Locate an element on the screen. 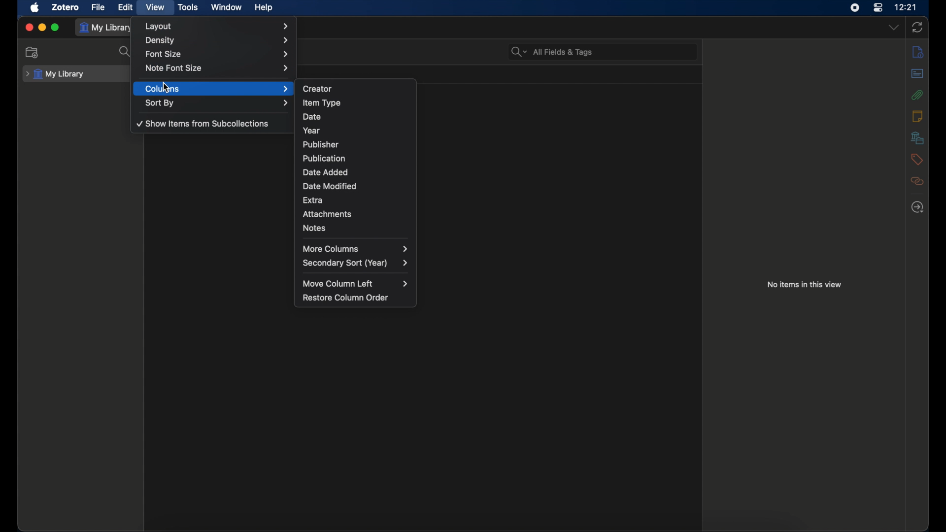 This screenshot has height=532, width=946. note font size is located at coordinates (217, 68).